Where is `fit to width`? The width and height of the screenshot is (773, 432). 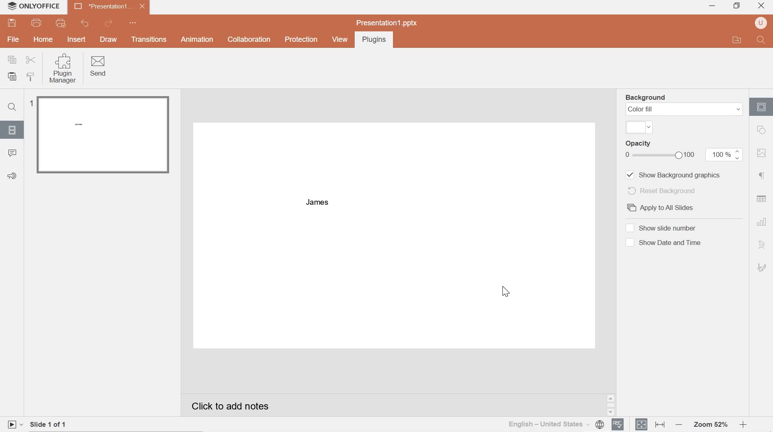
fit to width is located at coordinates (659, 425).